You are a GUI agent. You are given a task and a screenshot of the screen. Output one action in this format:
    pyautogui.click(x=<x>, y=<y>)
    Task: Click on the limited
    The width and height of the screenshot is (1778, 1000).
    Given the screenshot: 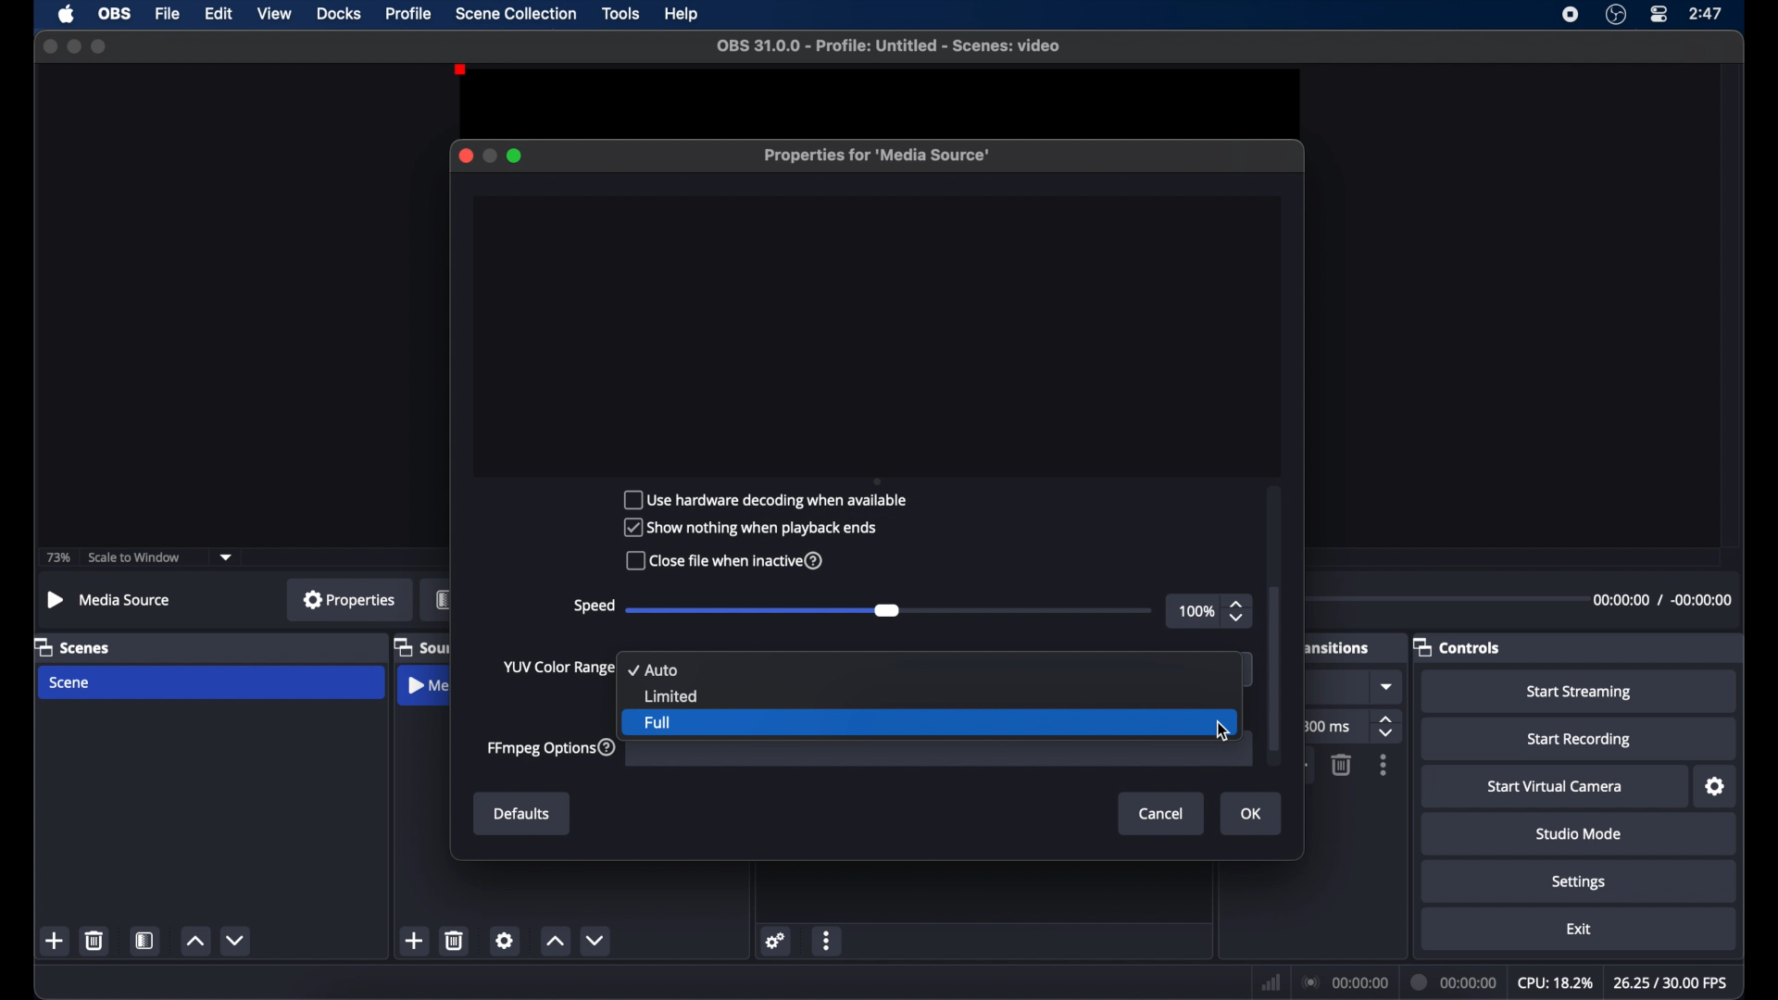 What is the action you would take?
    pyautogui.click(x=671, y=696)
    